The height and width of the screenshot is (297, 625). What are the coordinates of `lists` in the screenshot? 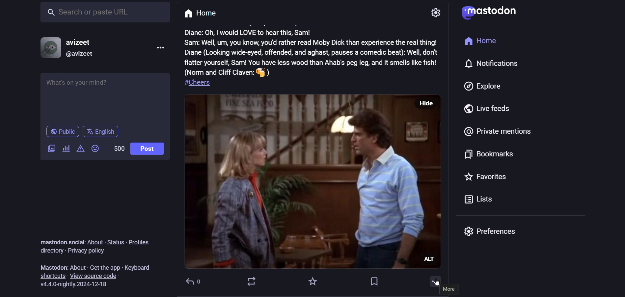 It's located at (478, 200).